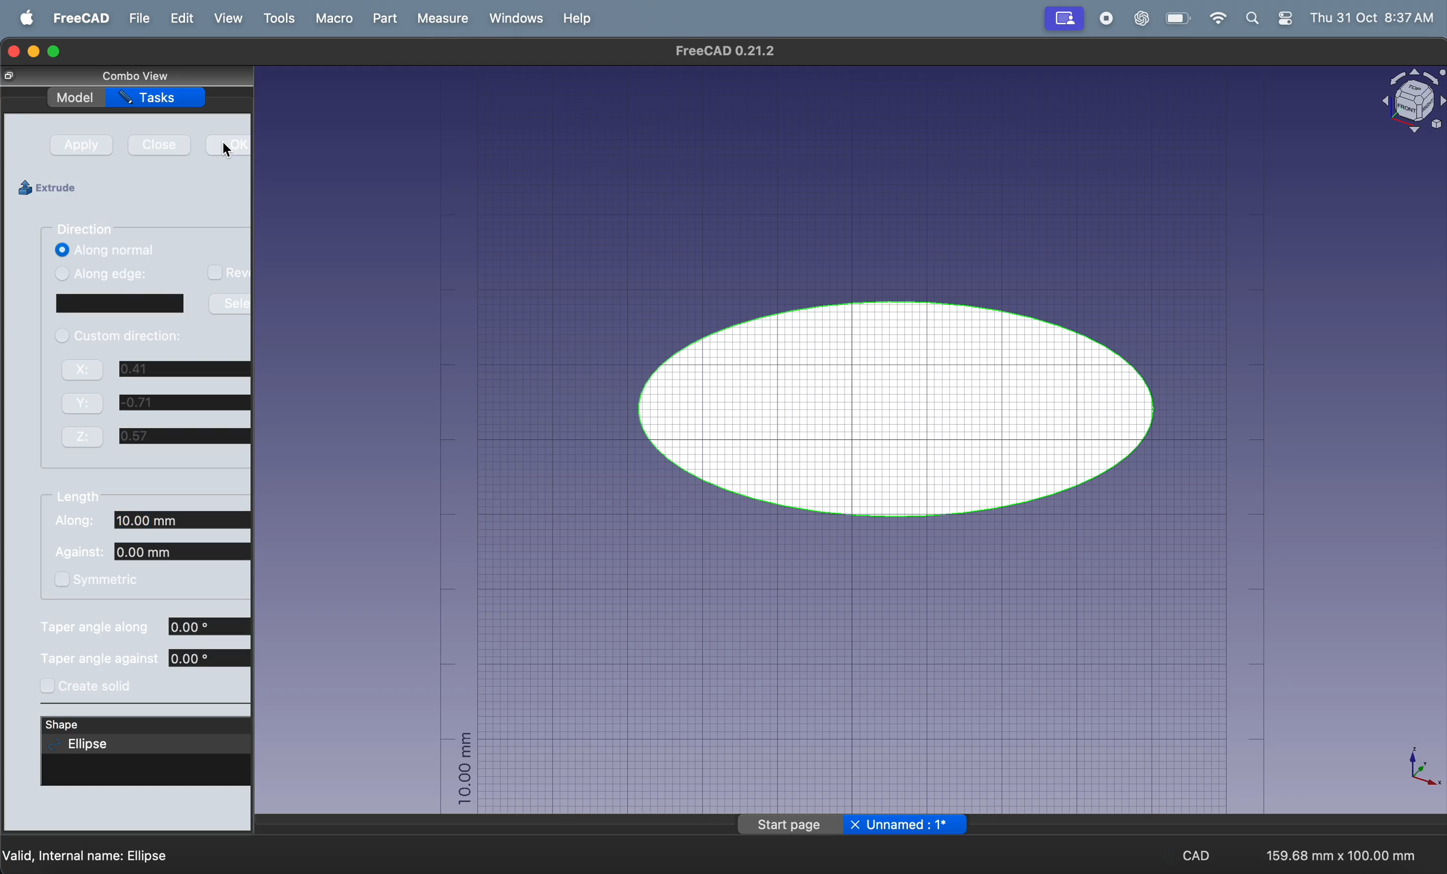 The height and width of the screenshot is (874, 1447). I want to click on apple widgets, so click(1268, 20).